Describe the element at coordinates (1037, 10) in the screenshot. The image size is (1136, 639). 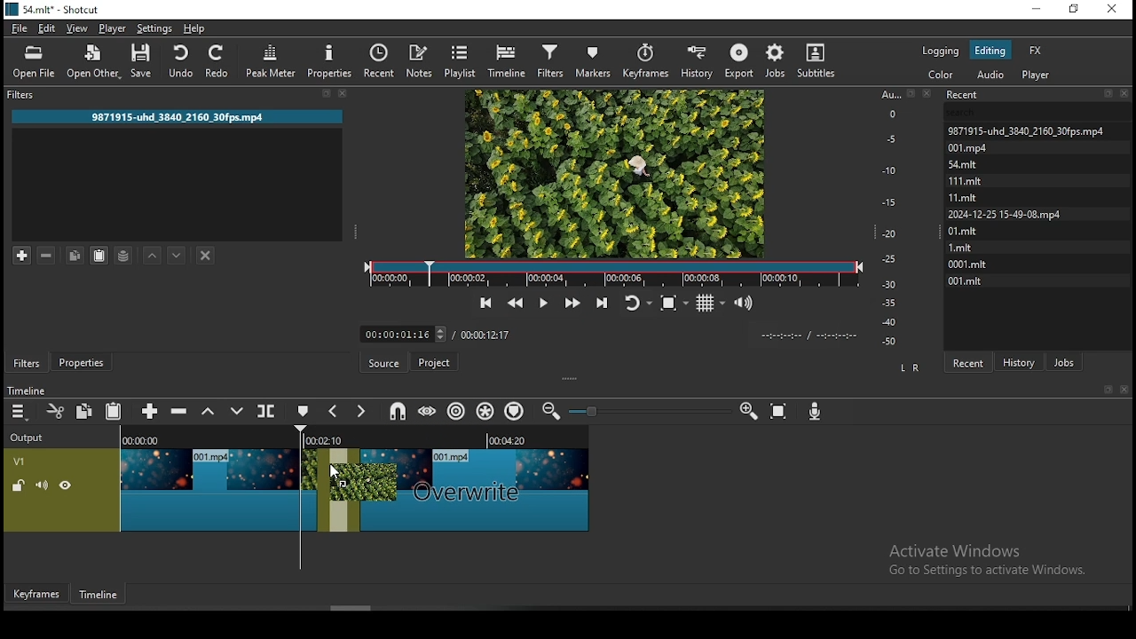
I see `minimize` at that location.